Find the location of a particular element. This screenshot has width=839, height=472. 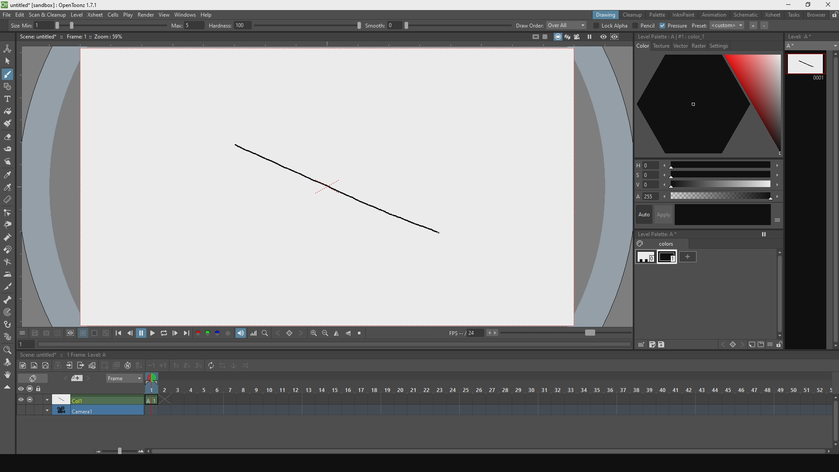

panels is located at coordinates (545, 38).